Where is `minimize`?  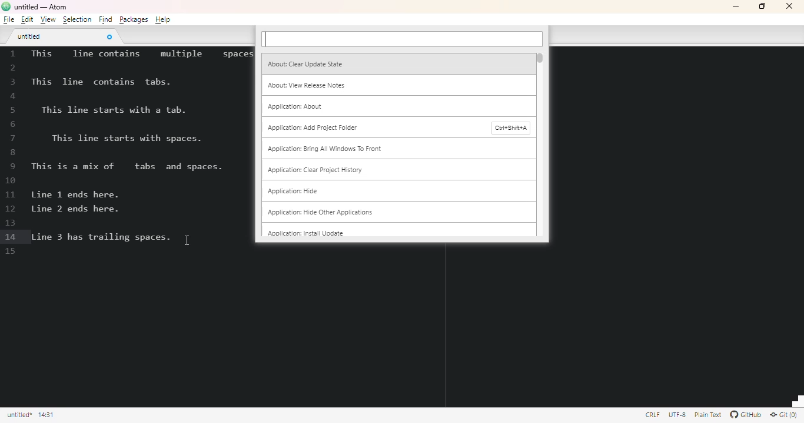 minimize is located at coordinates (736, 6).